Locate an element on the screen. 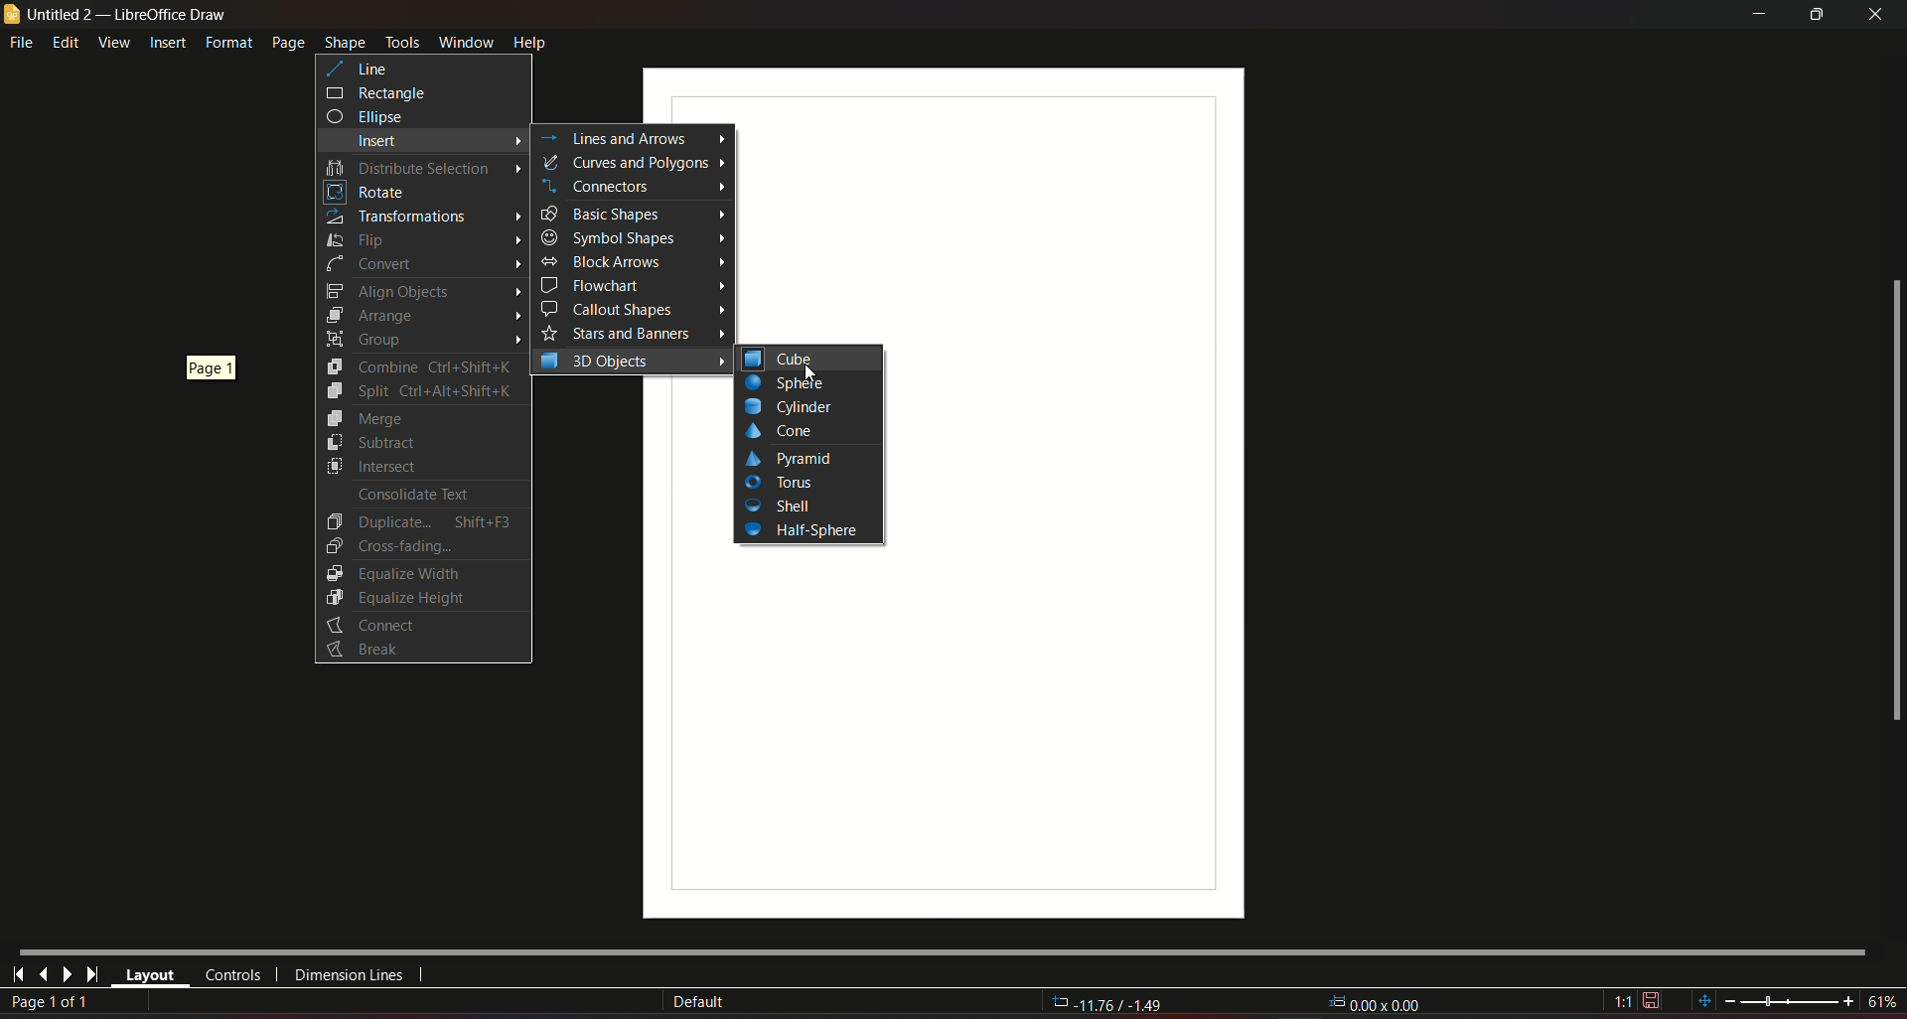 This screenshot has height=1019, width=1907. Cylinder is located at coordinates (788, 406).